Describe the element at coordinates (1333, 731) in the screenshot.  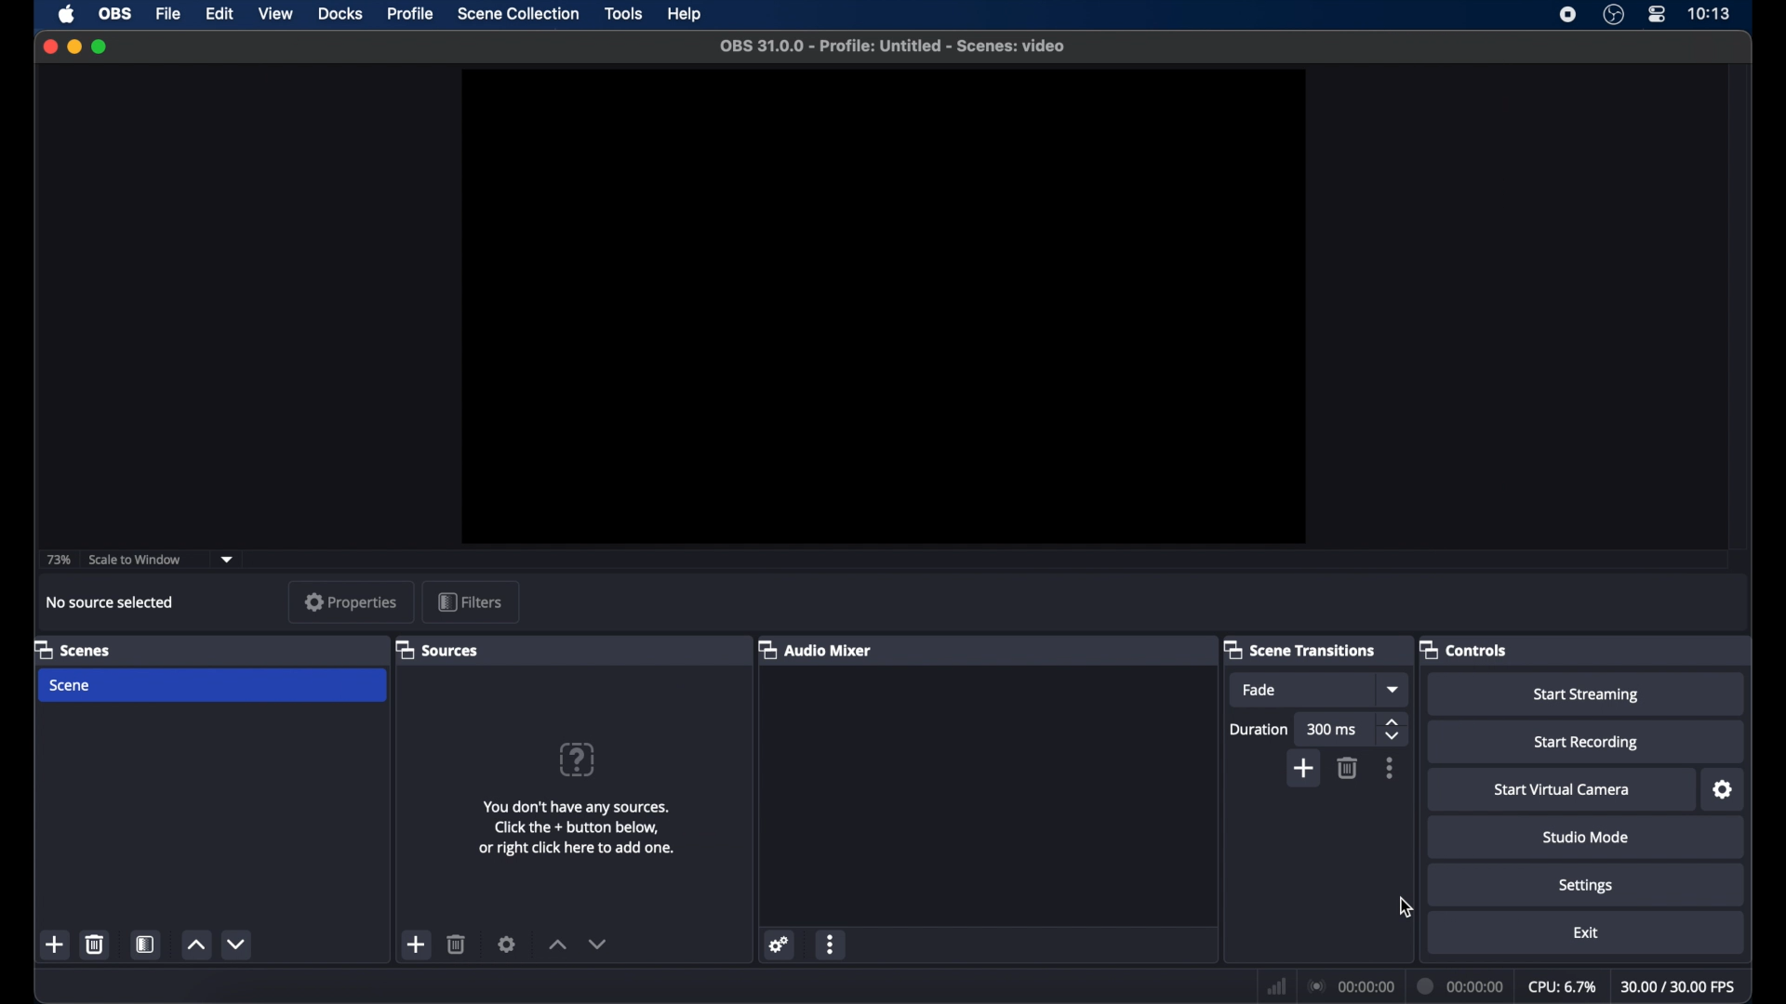
I see `300 ms` at that location.